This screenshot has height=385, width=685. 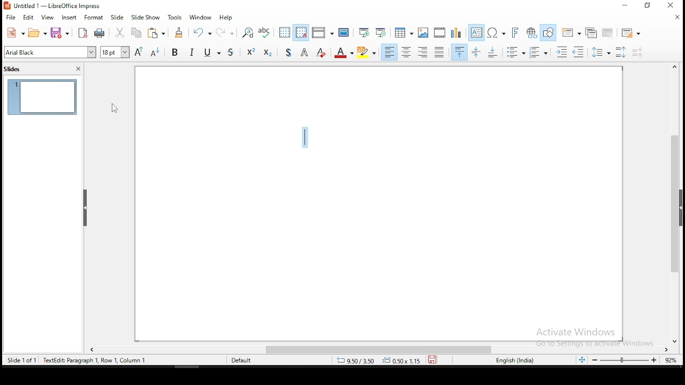 What do you see at coordinates (404, 31) in the screenshot?
I see `table` at bounding box center [404, 31].